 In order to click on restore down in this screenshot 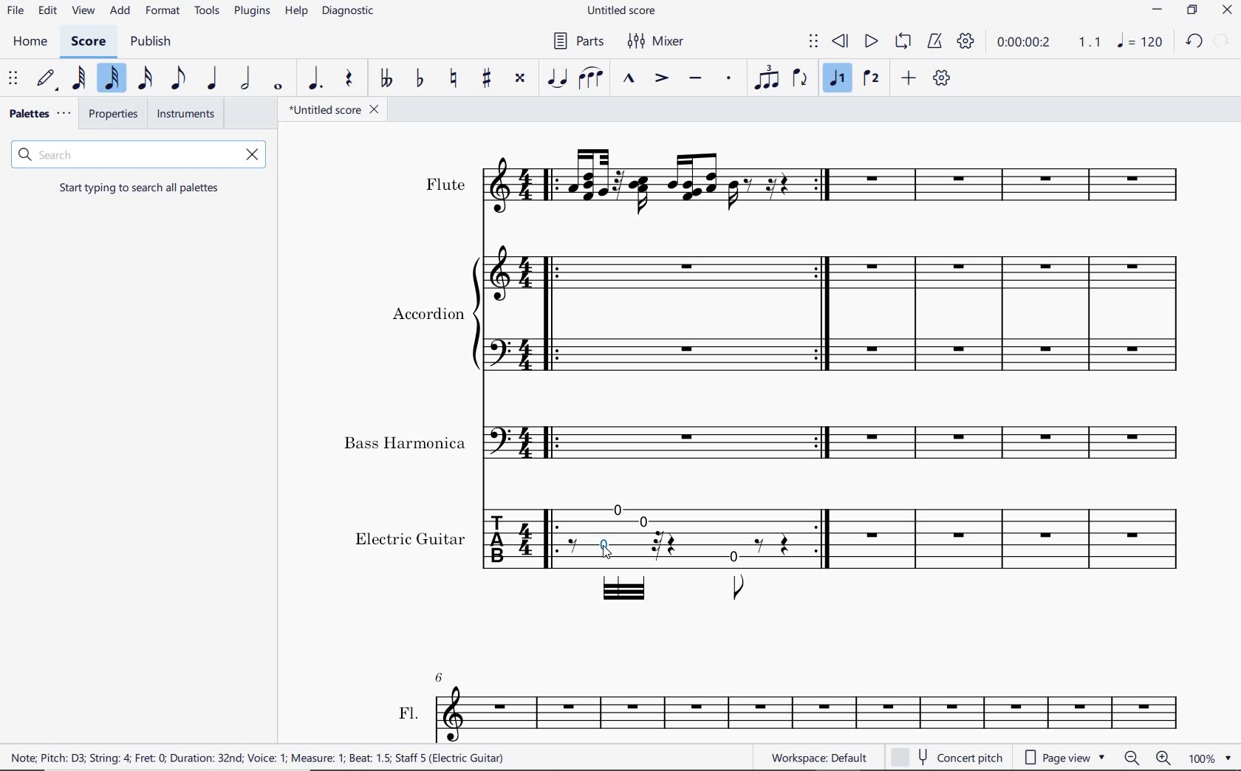, I will do `click(1192, 11)`.